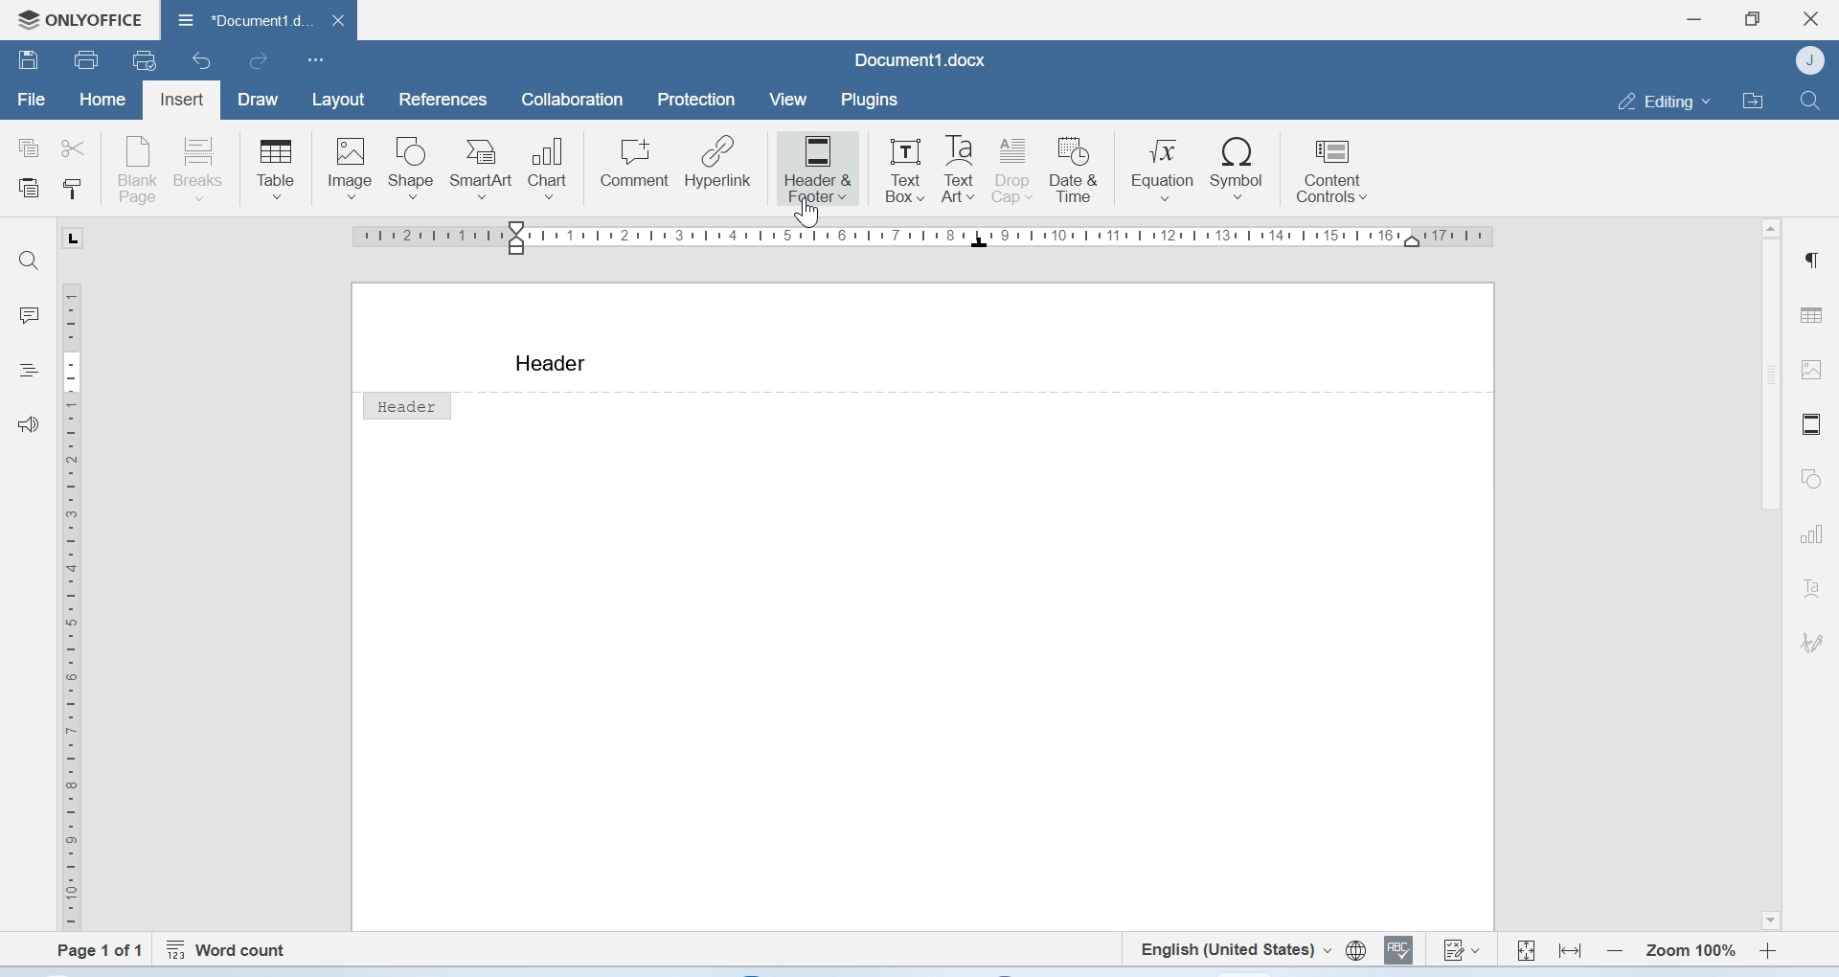 Image resolution: width=1839 pixels, height=977 pixels. Describe the element at coordinates (440, 99) in the screenshot. I see `References` at that location.